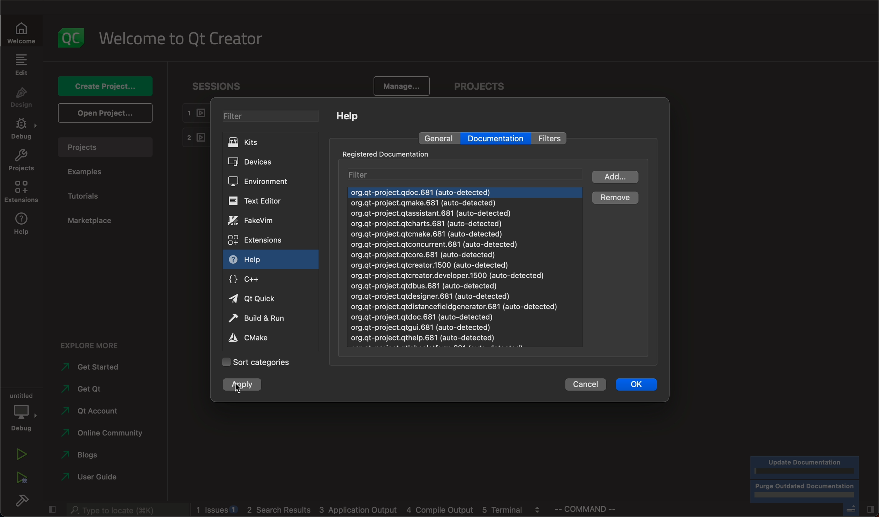 The width and height of the screenshot is (879, 517). What do you see at coordinates (273, 116) in the screenshot?
I see `filter` at bounding box center [273, 116].